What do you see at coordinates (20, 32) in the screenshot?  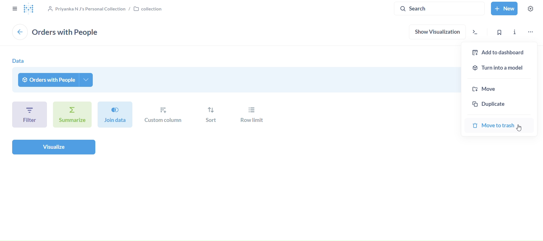 I see `back` at bounding box center [20, 32].